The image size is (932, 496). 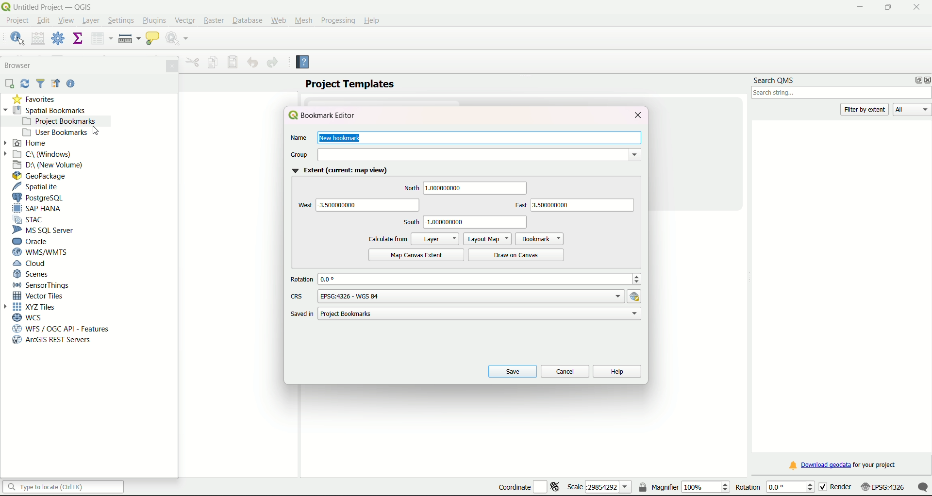 I want to click on Favorties, so click(x=34, y=99).